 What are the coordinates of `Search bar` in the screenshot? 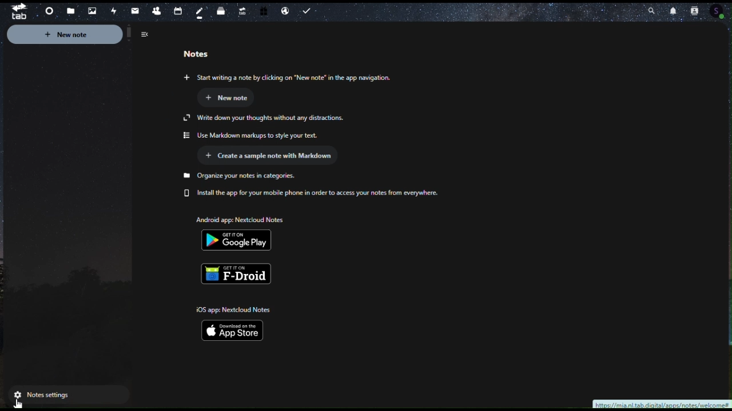 It's located at (649, 9).